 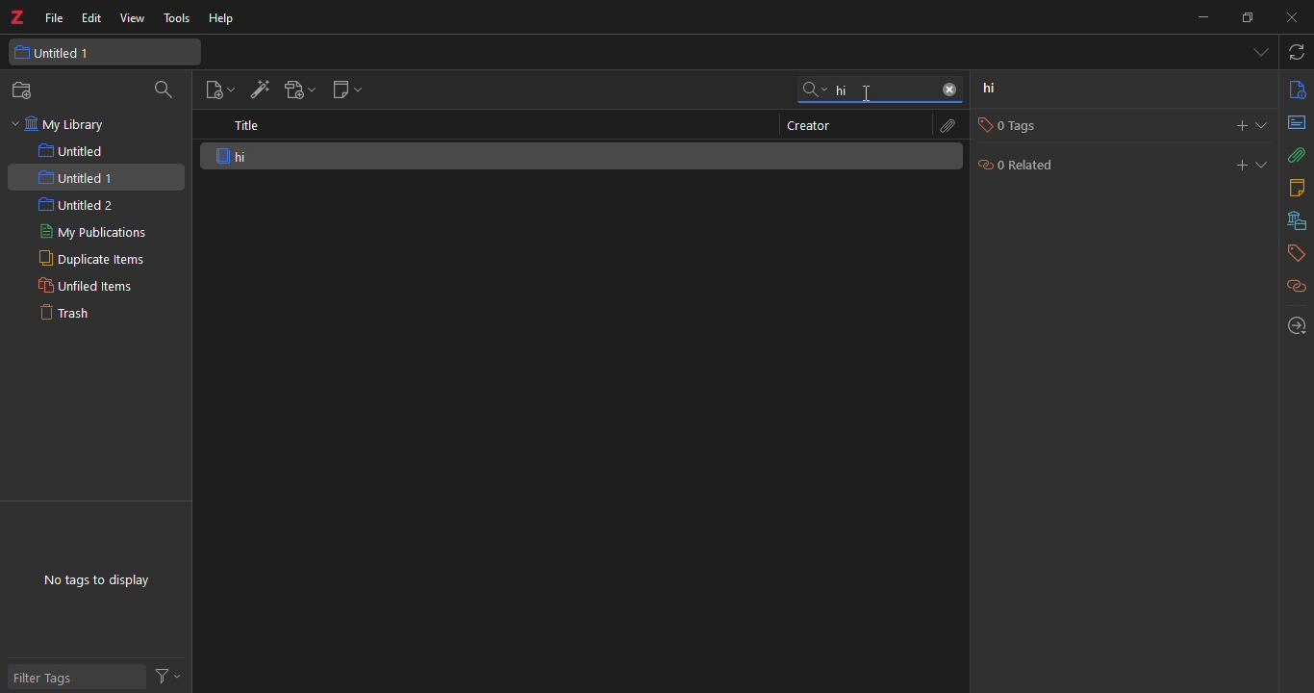 What do you see at coordinates (49, 678) in the screenshot?
I see `filter tags` at bounding box center [49, 678].